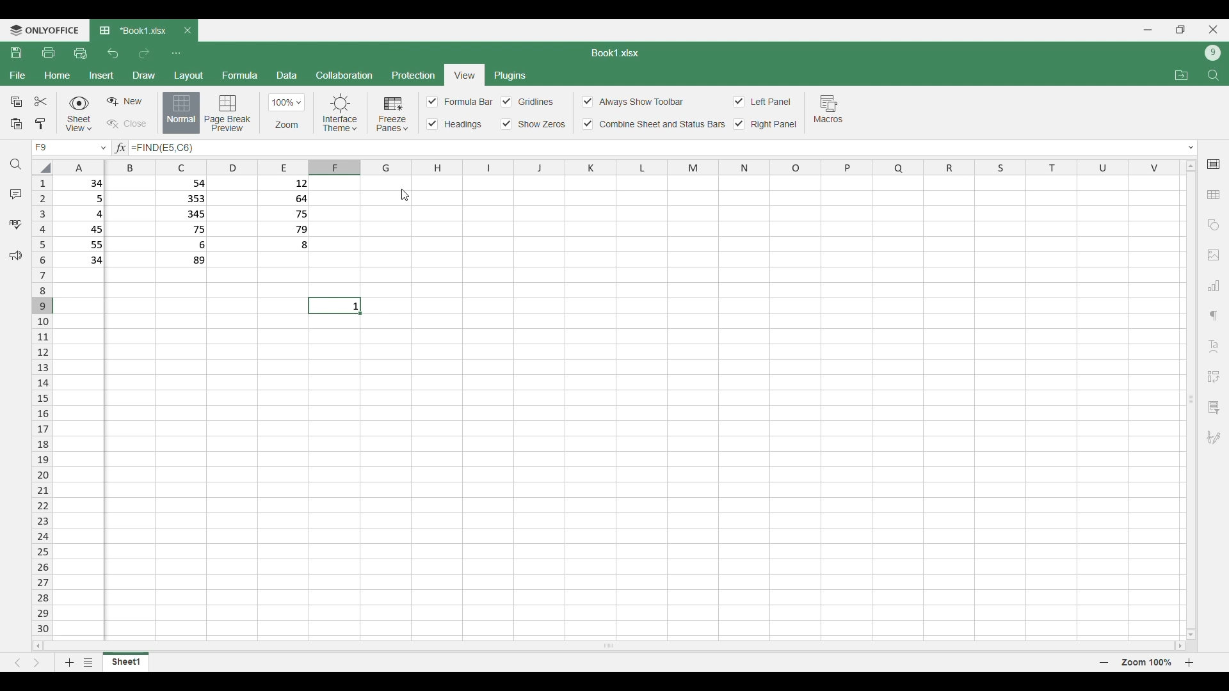 Image resolution: width=1229 pixels, height=691 pixels. Describe the element at coordinates (38, 663) in the screenshot. I see `Next` at that location.